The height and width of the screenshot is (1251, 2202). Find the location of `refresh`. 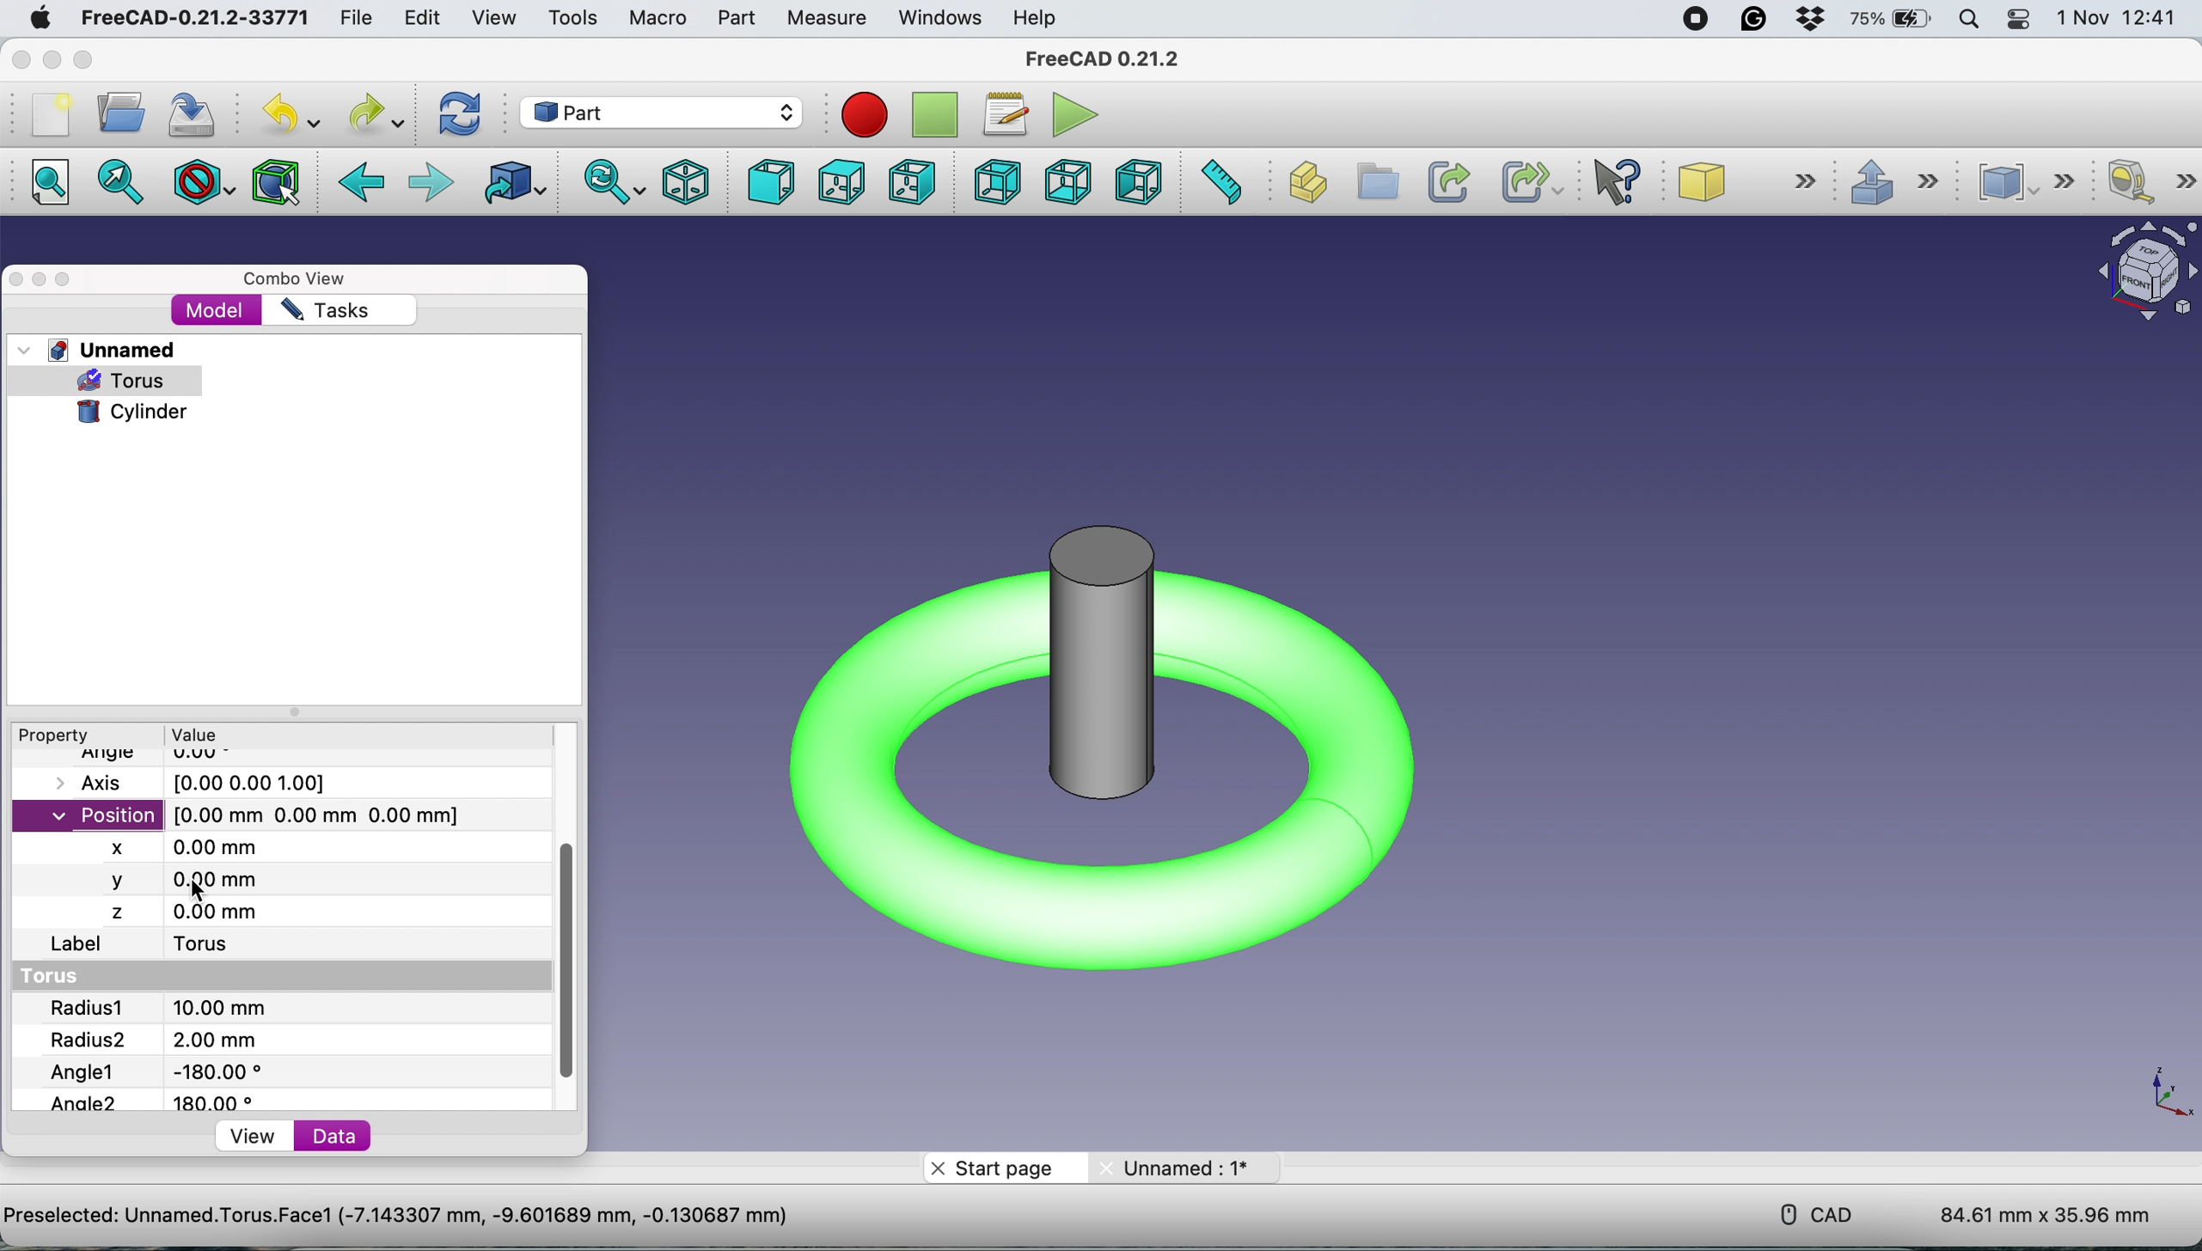

refresh is located at coordinates (464, 114).